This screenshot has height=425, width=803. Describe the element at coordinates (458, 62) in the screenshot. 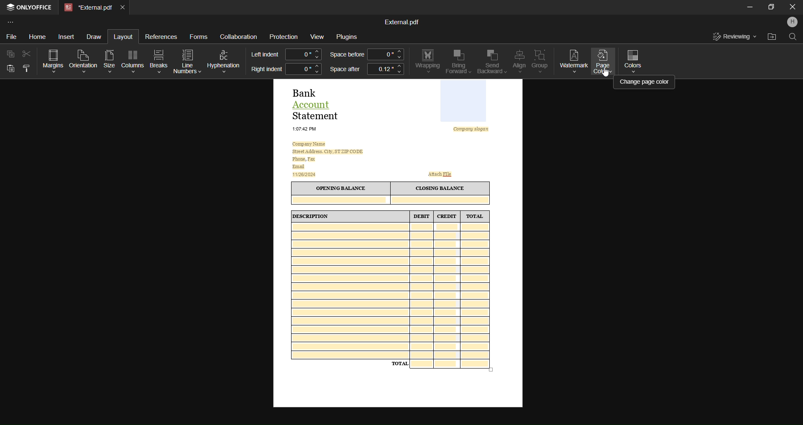

I see `Move Forward` at that location.